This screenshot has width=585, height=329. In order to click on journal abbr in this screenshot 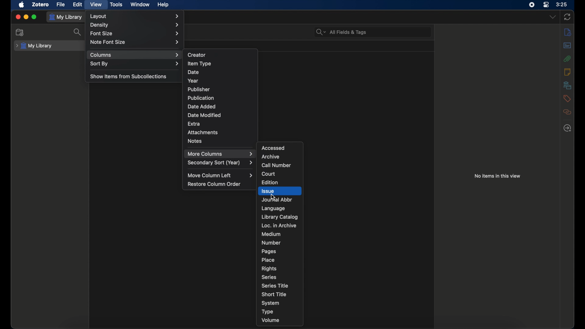, I will do `click(276, 200)`.